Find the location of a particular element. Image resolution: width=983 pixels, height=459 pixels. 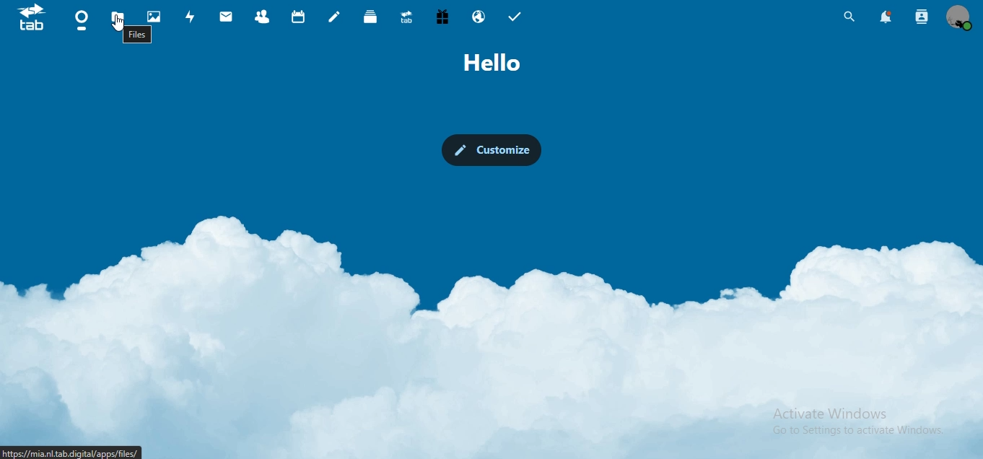

search contacts is located at coordinates (922, 17).